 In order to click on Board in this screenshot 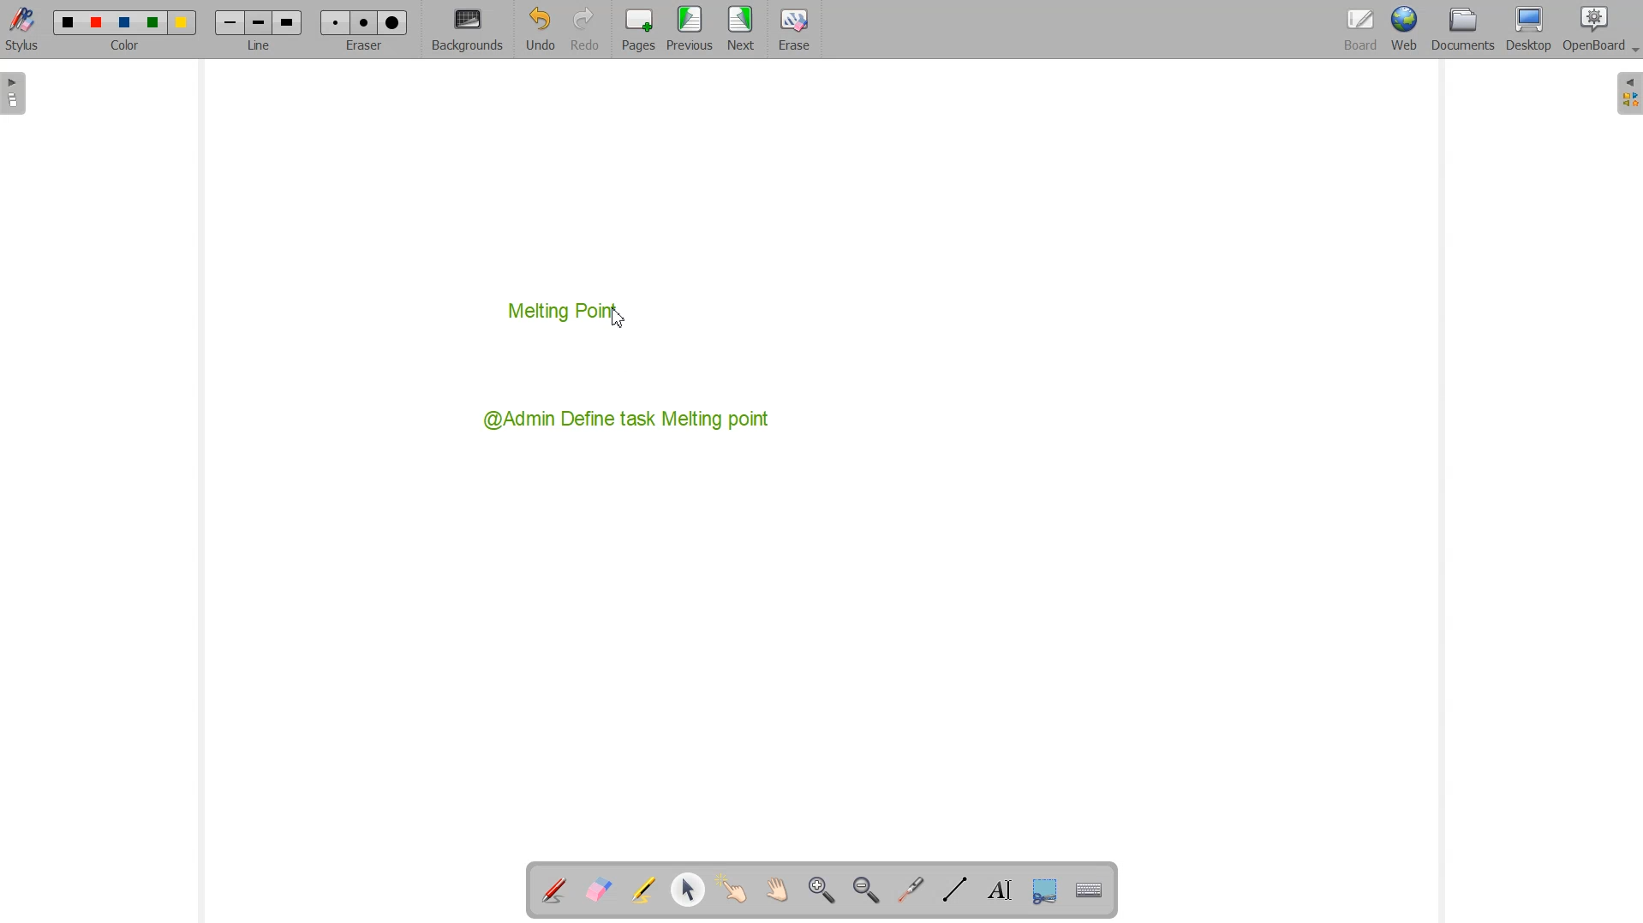, I will do `click(1358, 31)`.